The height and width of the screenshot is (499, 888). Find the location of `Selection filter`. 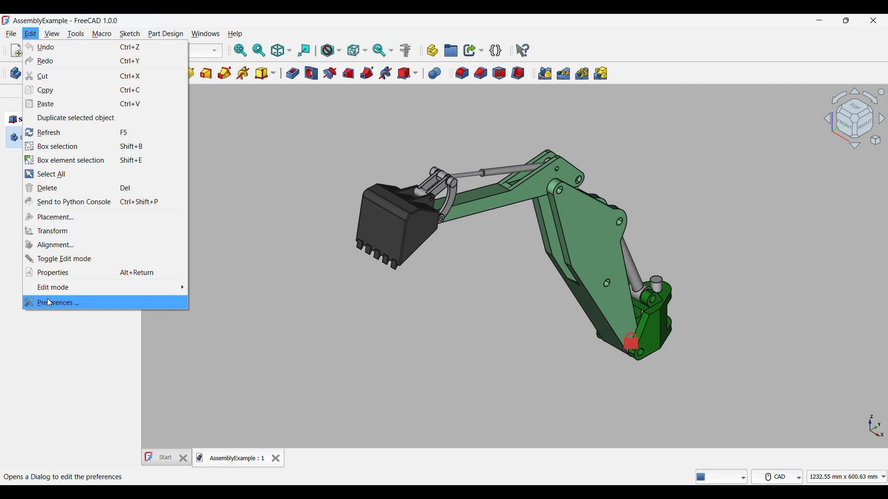

Selection filter is located at coordinates (357, 50).